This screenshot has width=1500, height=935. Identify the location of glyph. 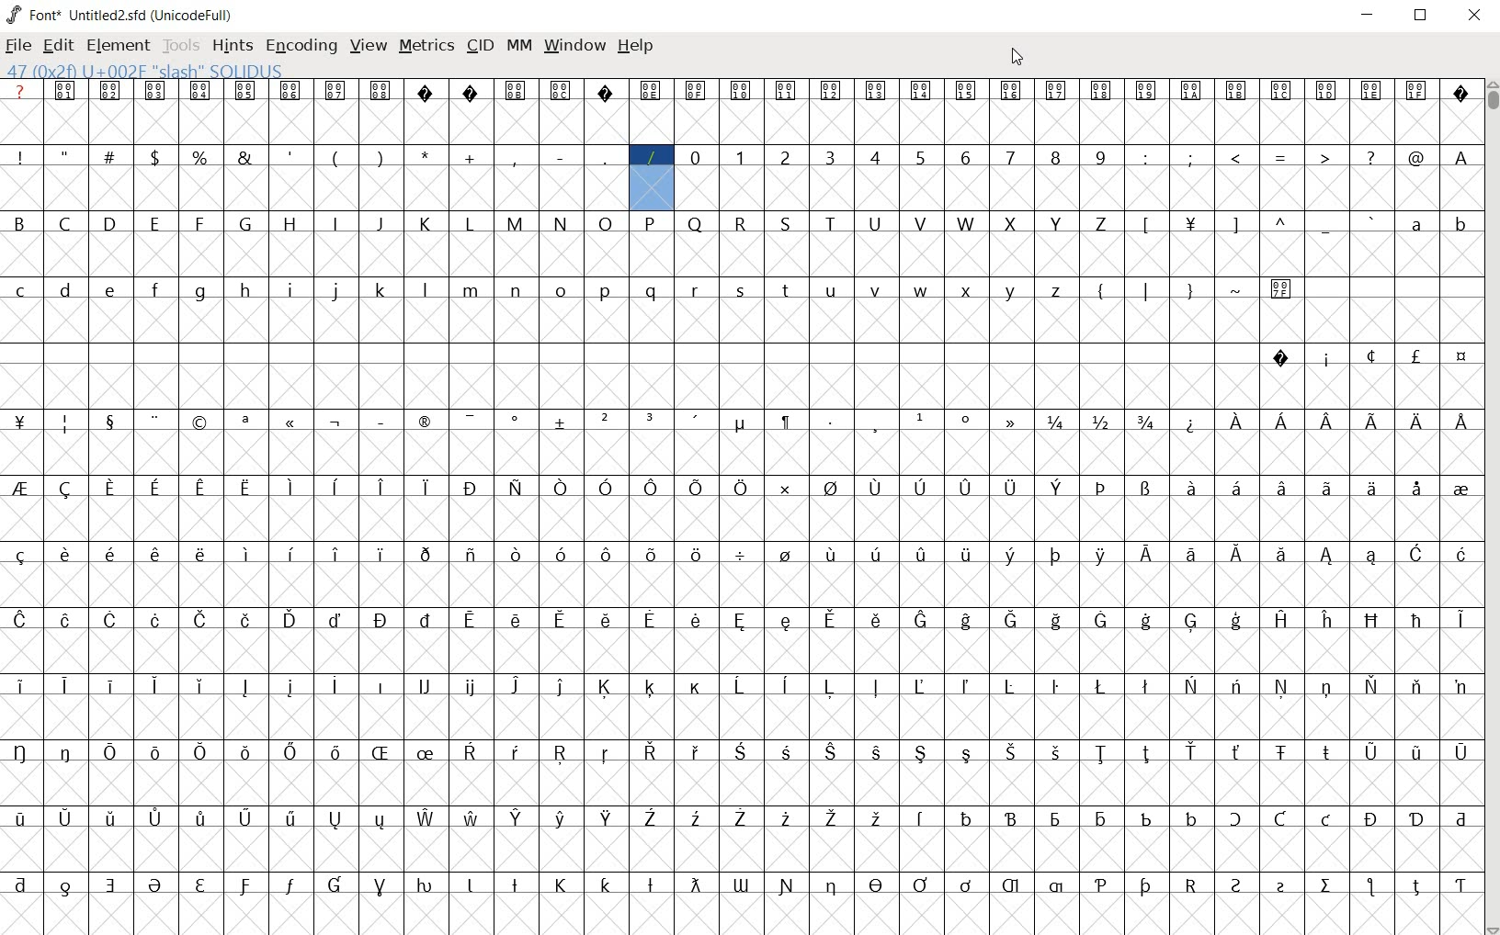
(290, 818).